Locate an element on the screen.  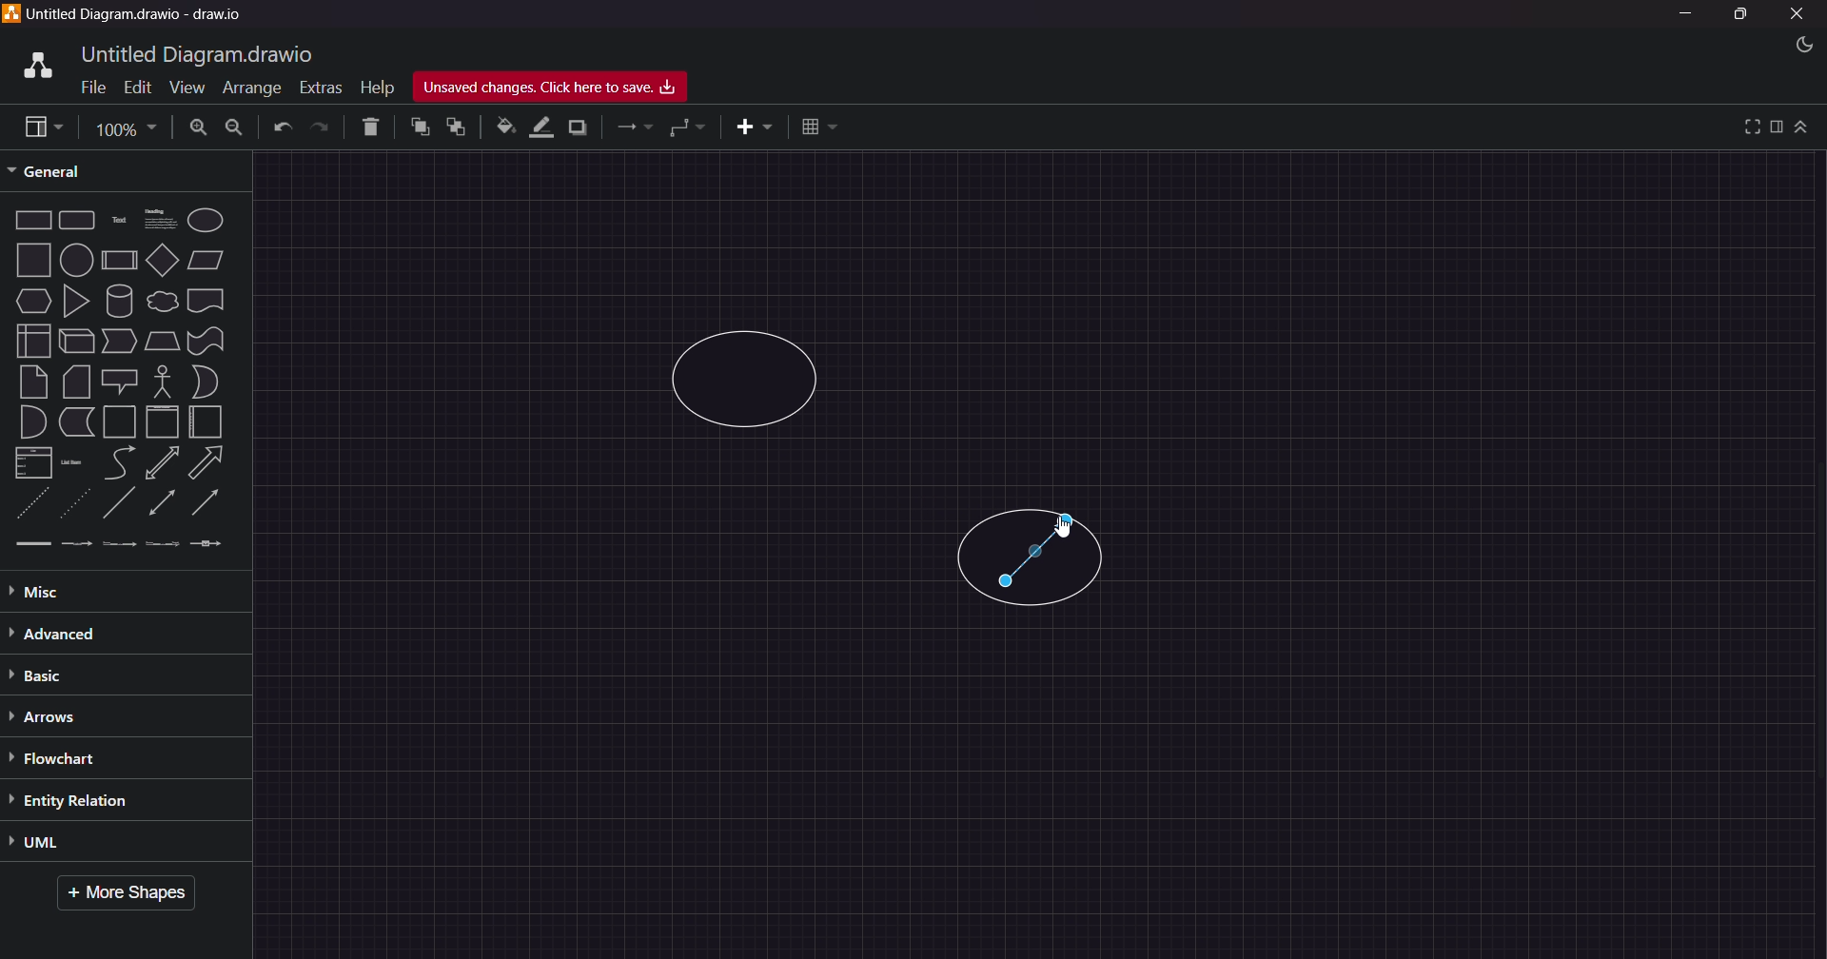
line color is located at coordinates (541, 127).